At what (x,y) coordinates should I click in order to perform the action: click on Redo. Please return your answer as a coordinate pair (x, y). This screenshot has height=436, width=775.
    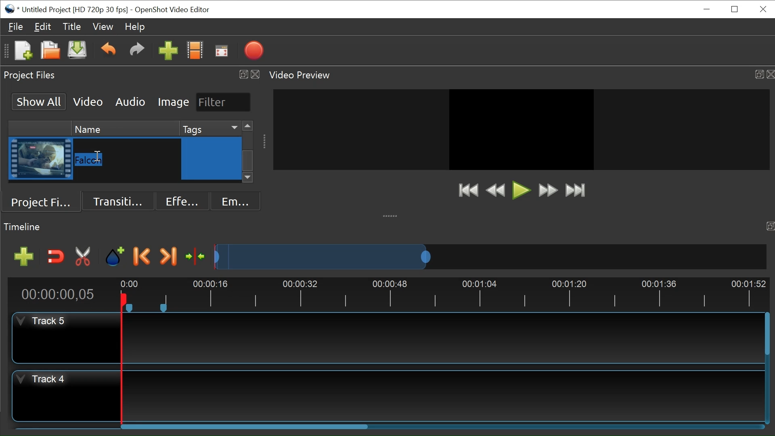
    Looking at the image, I should click on (137, 51).